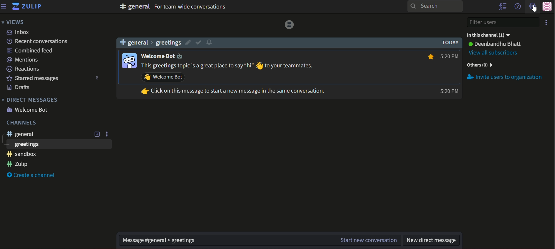 This screenshot has height=249, width=555. What do you see at coordinates (531, 7) in the screenshot?
I see `settings` at bounding box center [531, 7].